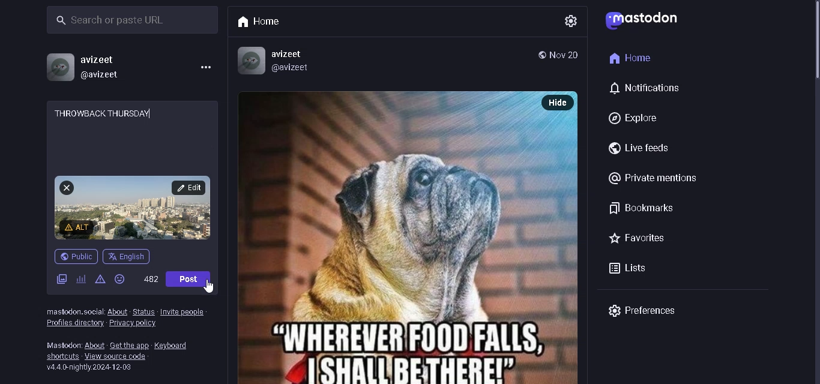 The width and height of the screenshot is (820, 384). What do you see at coordinates (303, 55) in the screenshot?
I see `avizeet` at bounding box center [303, 55].